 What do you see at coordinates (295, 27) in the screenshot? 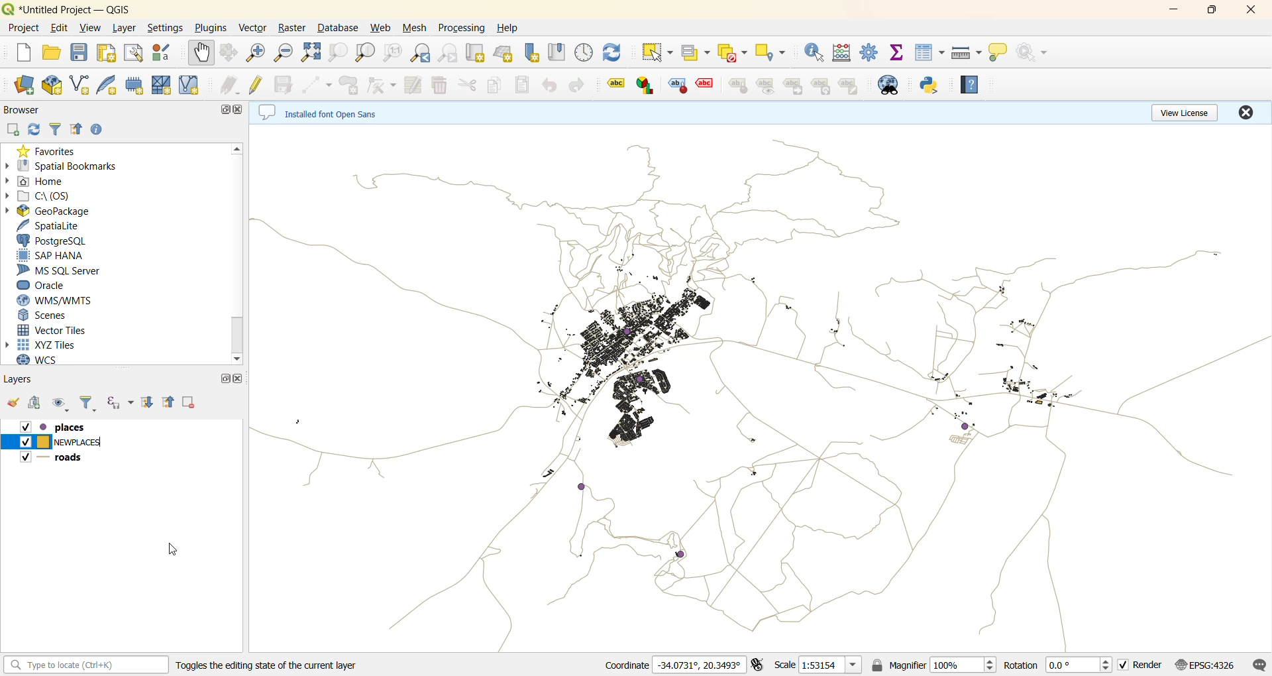
I see `raster` at bounding box center [295, 27].